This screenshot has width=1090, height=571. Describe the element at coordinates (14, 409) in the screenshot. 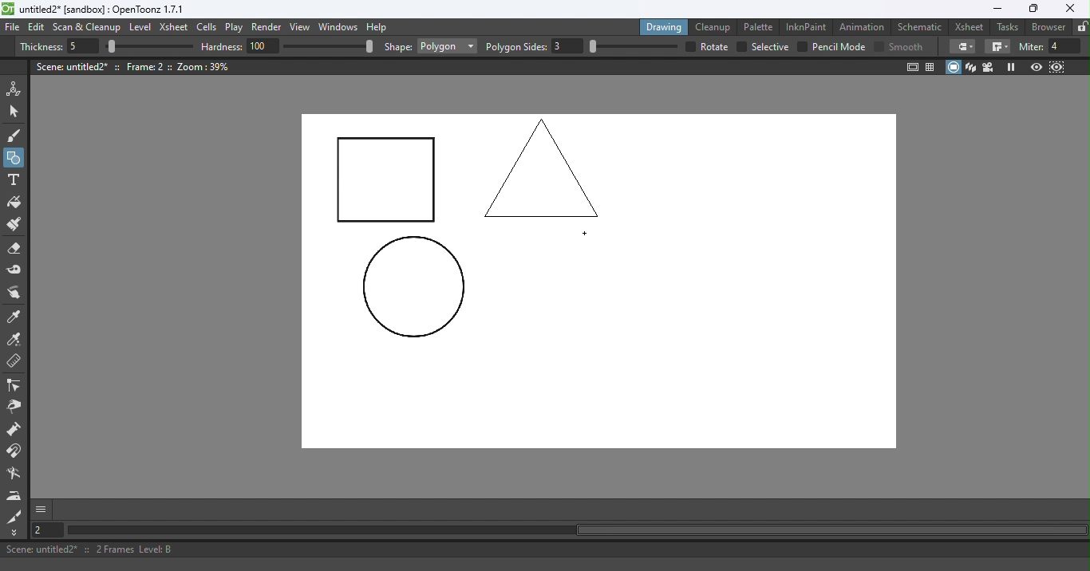

I see `Pinch tool` at that location.